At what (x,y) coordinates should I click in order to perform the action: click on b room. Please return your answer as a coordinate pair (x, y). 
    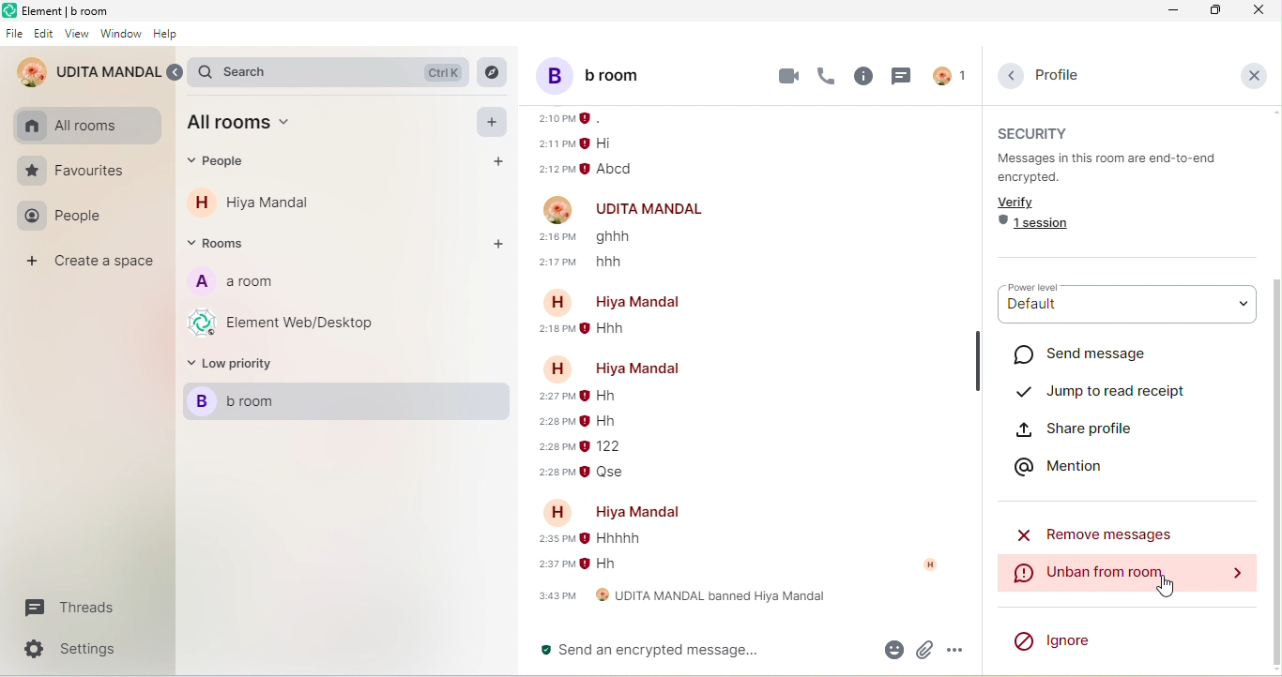
    Looking at the image, I should click on (350, 403).